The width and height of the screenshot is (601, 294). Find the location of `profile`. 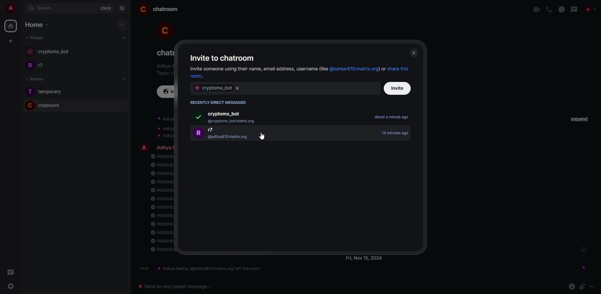

profile is located at coordinates (163, 29).